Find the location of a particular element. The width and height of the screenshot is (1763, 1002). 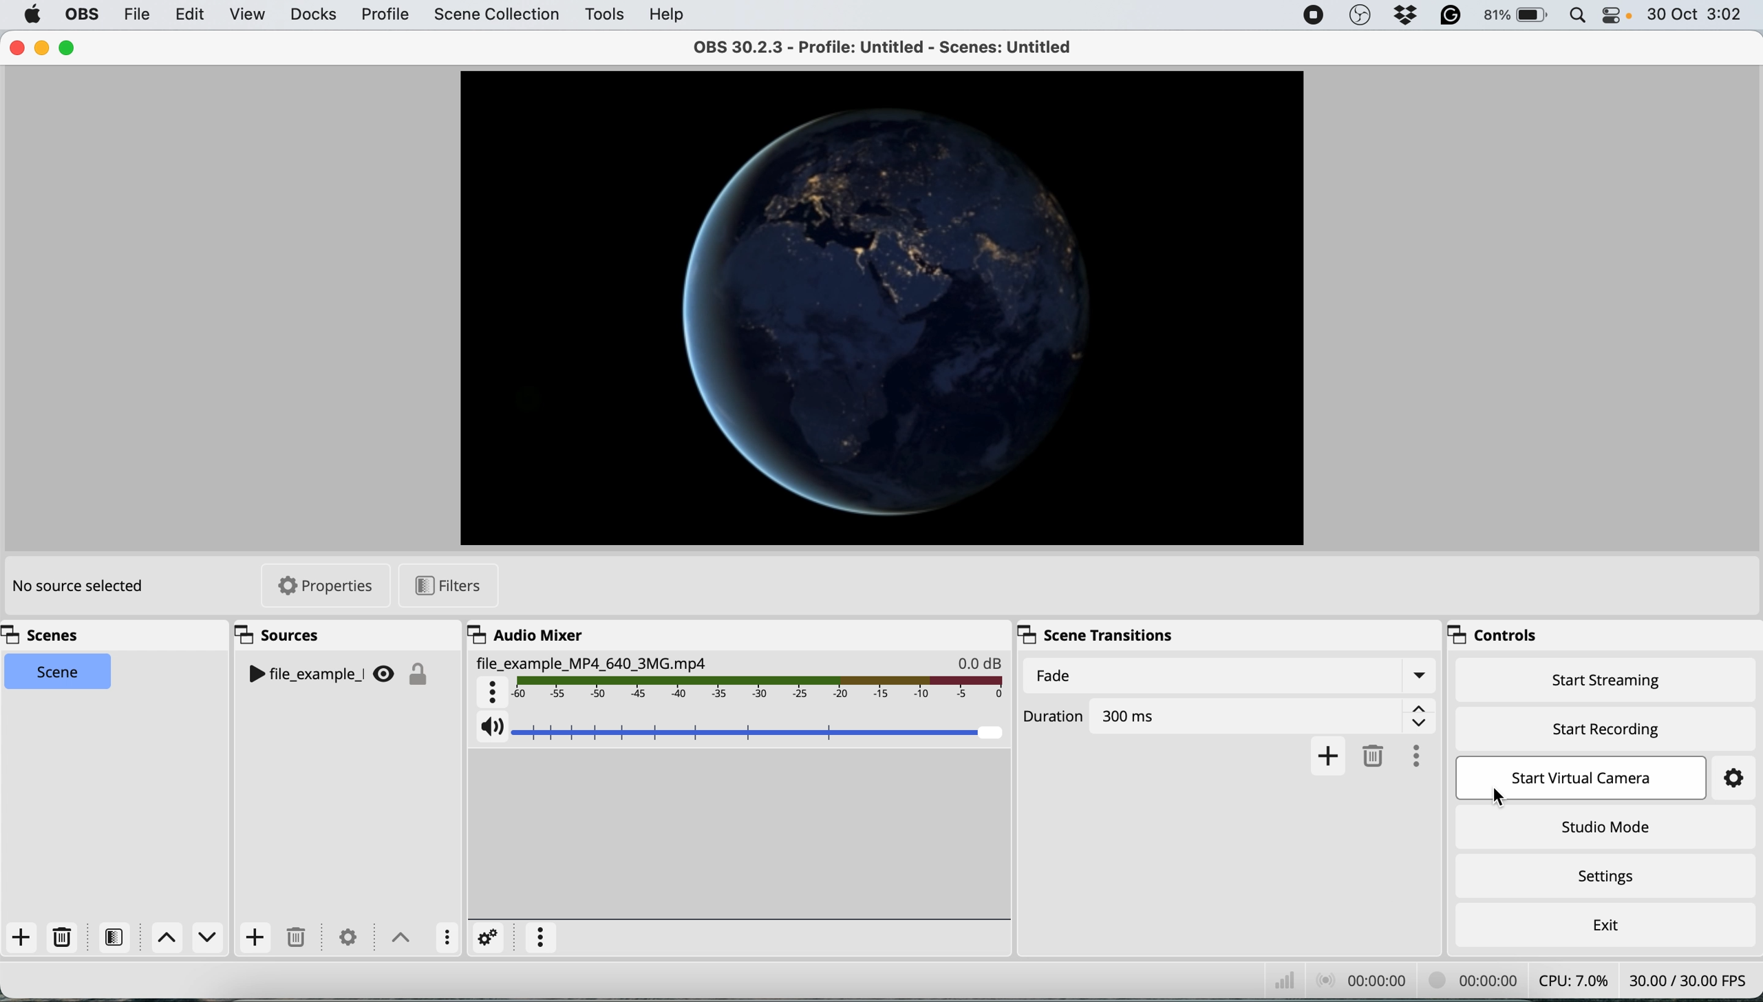

filters is located at coordinates (117, 937).